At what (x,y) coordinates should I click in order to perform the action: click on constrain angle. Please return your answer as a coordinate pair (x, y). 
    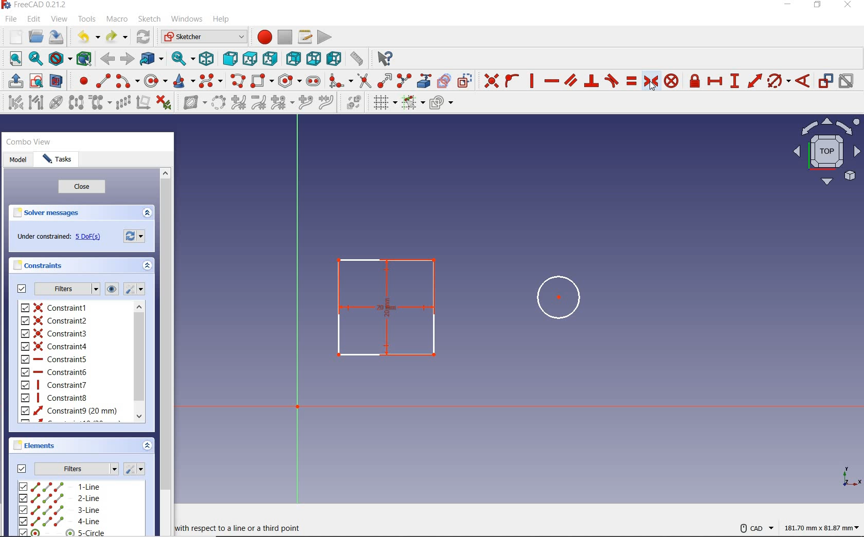
    Looking at the image, I should click on (804, 81).